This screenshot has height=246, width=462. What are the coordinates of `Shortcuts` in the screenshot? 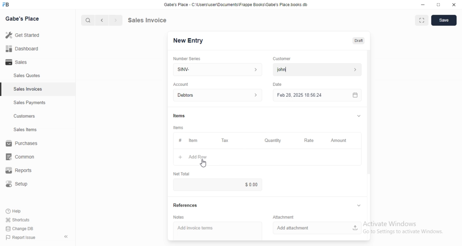 It's located at (22, 219).